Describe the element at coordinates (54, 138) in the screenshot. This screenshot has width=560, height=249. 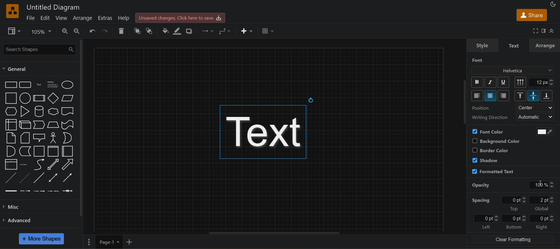
I see `actor` at that location.